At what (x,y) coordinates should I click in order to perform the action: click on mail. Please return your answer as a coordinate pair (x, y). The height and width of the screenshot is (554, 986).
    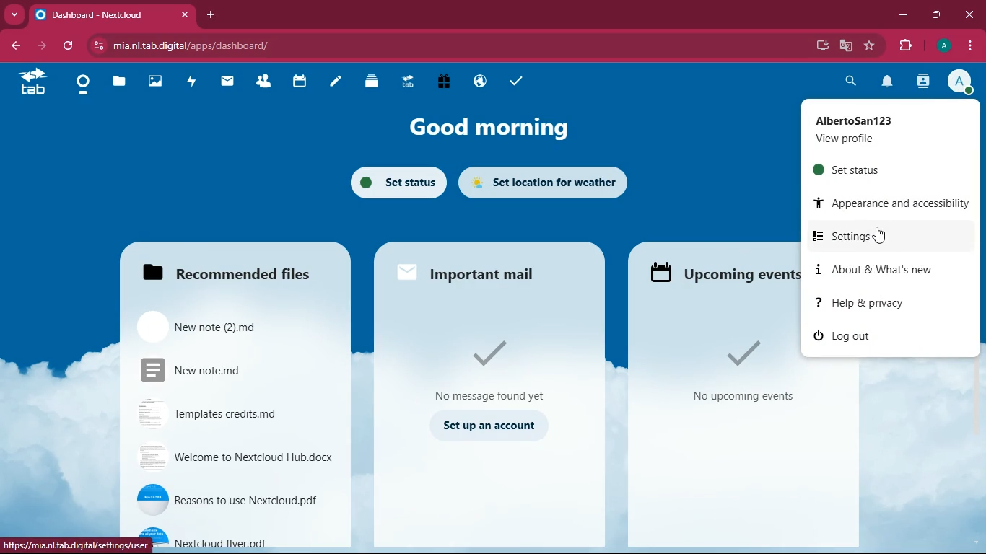
    Looking at the image, I should click on (227, 81).